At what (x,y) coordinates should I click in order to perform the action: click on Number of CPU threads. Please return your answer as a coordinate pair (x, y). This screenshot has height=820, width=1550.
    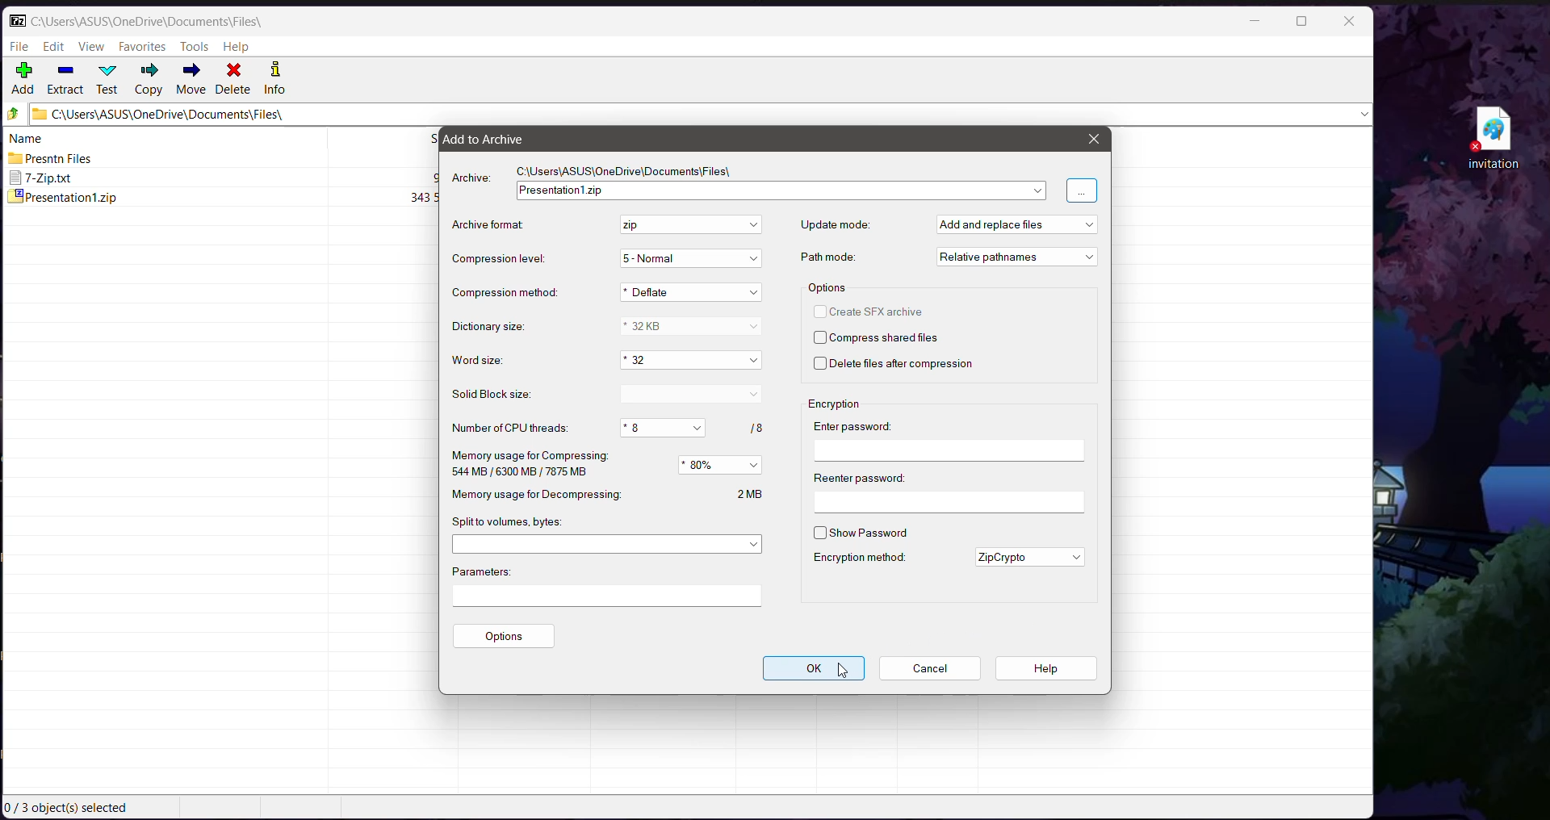
    Looking at the image, I should click on (509, 428).